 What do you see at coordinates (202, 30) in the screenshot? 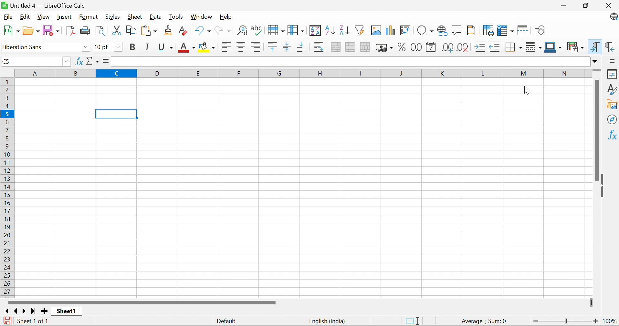
I see `Undo` at bounding box center [202, 30].